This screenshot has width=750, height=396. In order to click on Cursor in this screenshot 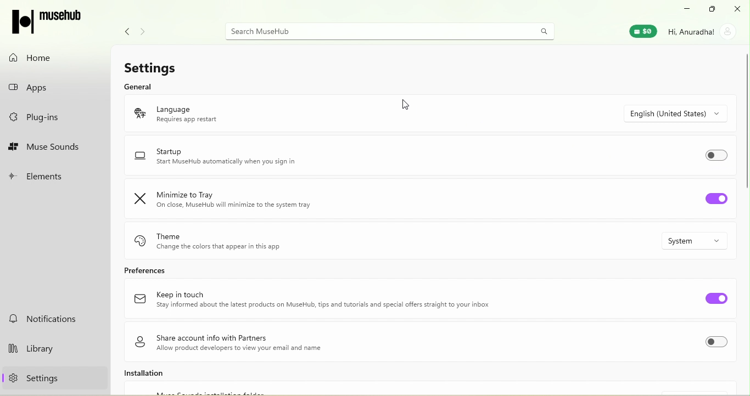, I will do `click(407, 103)`.